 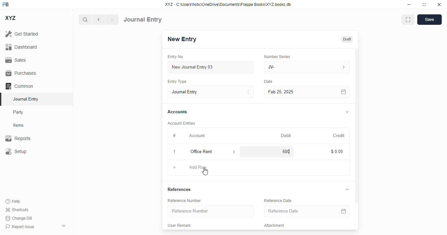 What do you see at coordinates (210, 67) in the screenshot?
I see `new journal entry 03` at bounding box center [210, 67].